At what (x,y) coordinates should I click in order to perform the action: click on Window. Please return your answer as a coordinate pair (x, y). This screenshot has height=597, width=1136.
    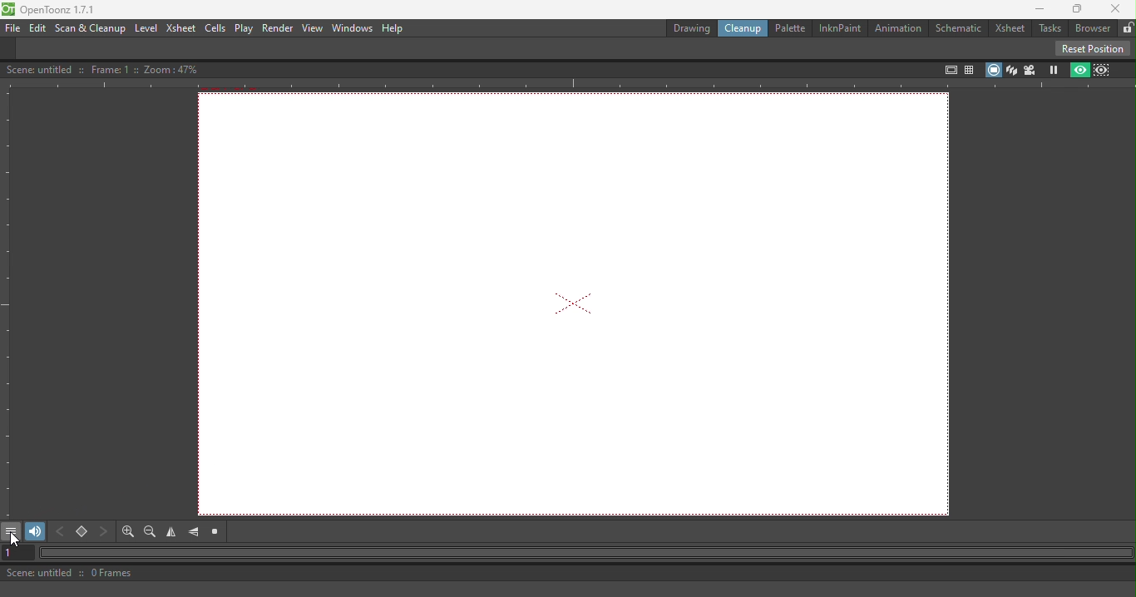
    Looking at the image, I should click on (350, 28).